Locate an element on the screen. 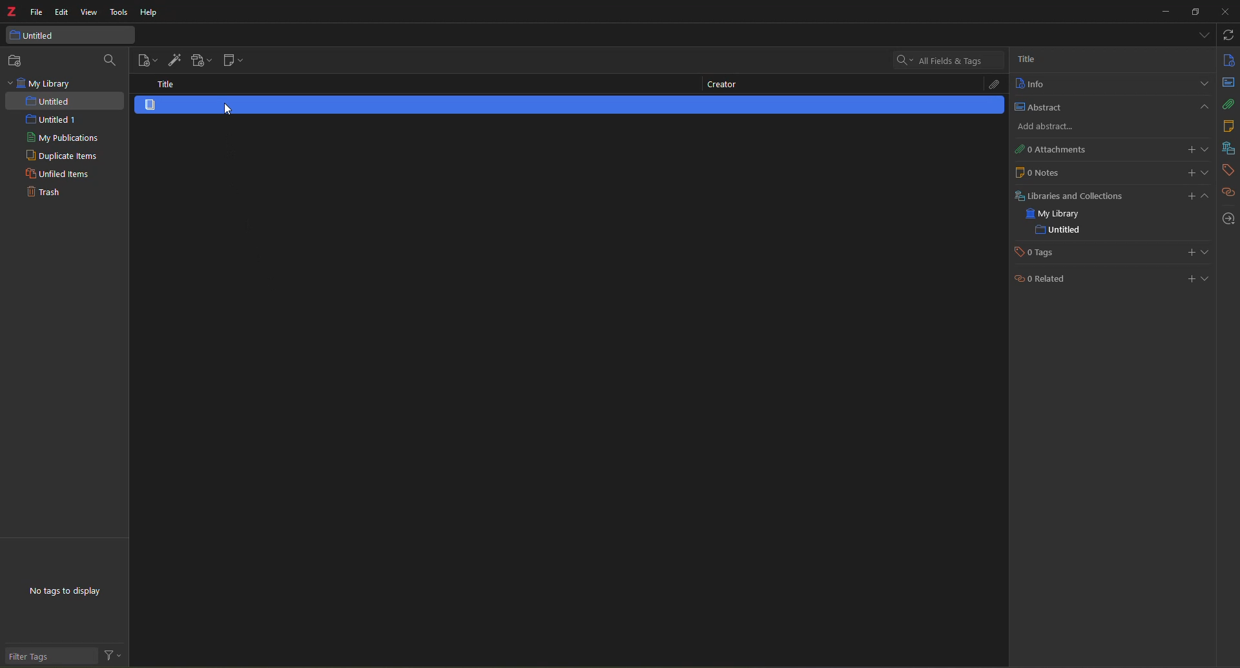  actions is located at coordinates (114, 656).